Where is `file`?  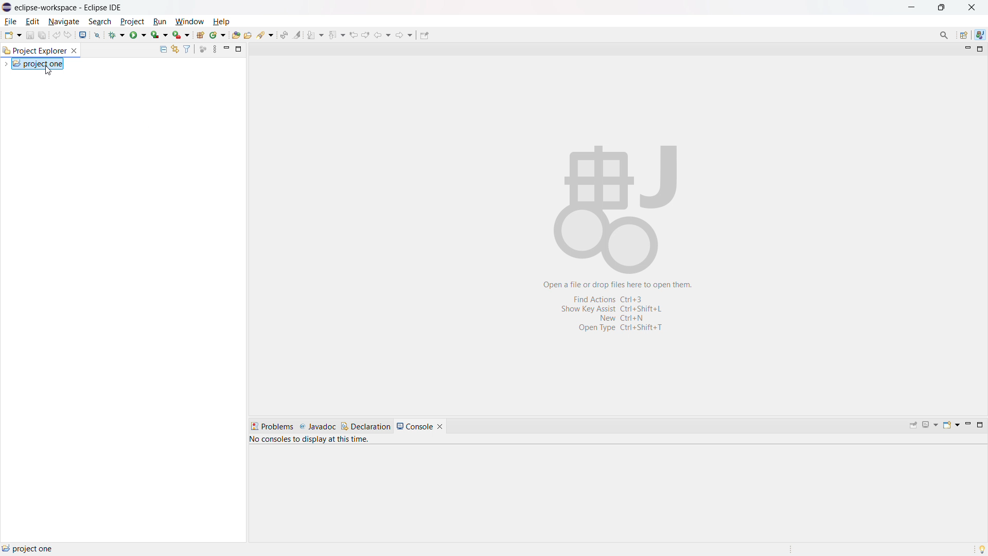
file is located at coordinates (11, 22).